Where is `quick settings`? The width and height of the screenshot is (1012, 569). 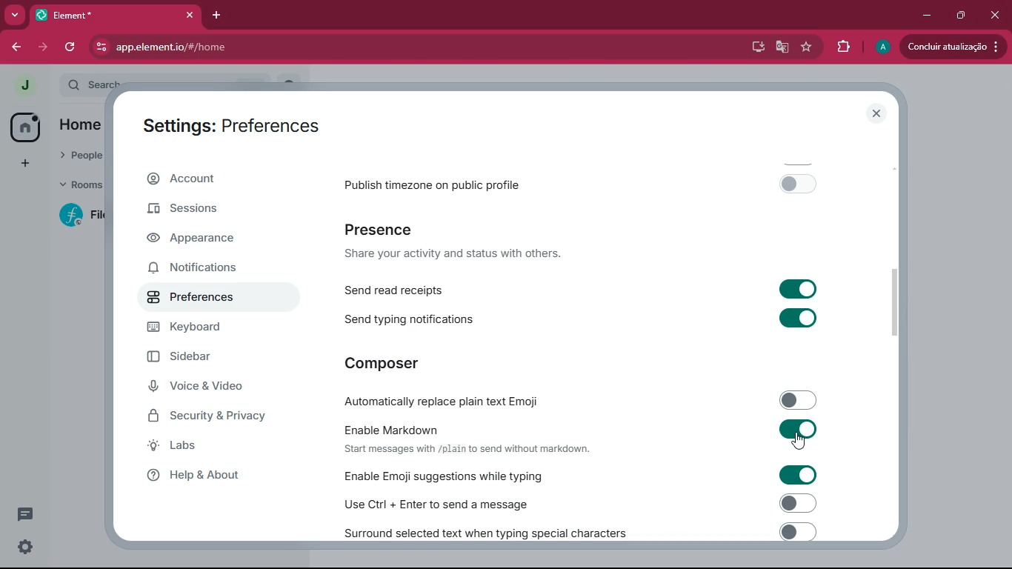
quick settings is located at coordinates (24, 548).